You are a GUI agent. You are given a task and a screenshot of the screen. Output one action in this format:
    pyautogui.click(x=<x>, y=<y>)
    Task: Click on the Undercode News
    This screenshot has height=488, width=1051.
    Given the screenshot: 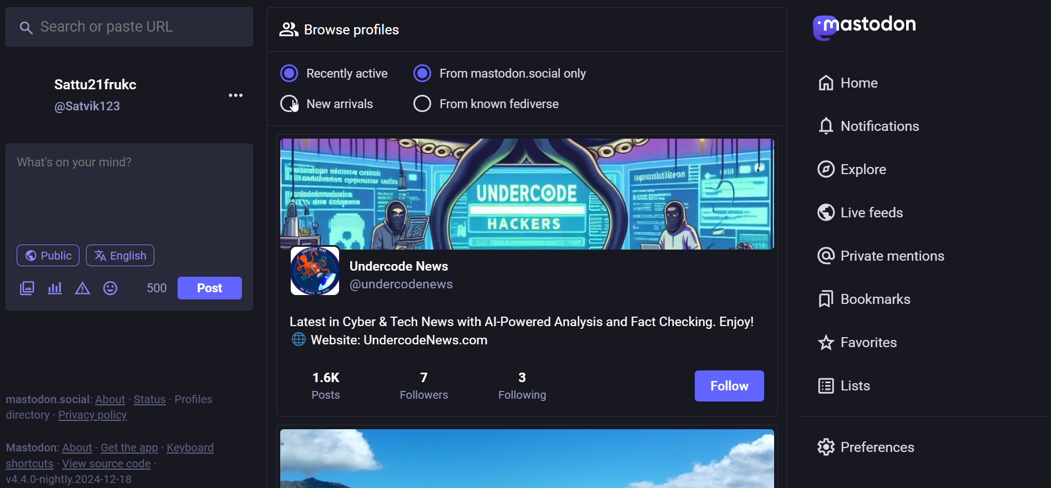 What is the action you would take?
    pyautogui.click(x=408, y=263)
    